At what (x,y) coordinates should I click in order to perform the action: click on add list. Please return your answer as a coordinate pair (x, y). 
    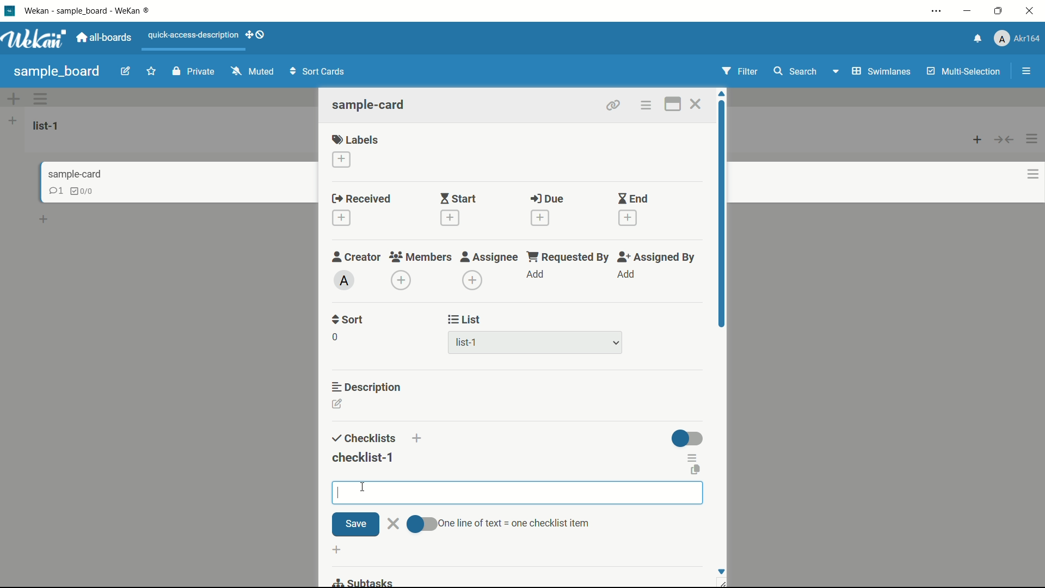
    Looking at the image, I should click on (13, 122).